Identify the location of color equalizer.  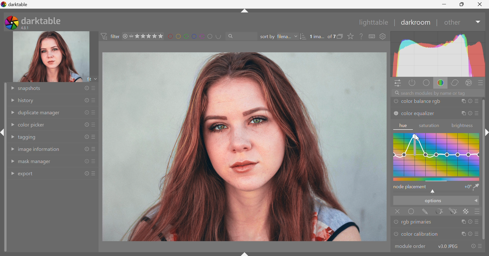
(418, 115).